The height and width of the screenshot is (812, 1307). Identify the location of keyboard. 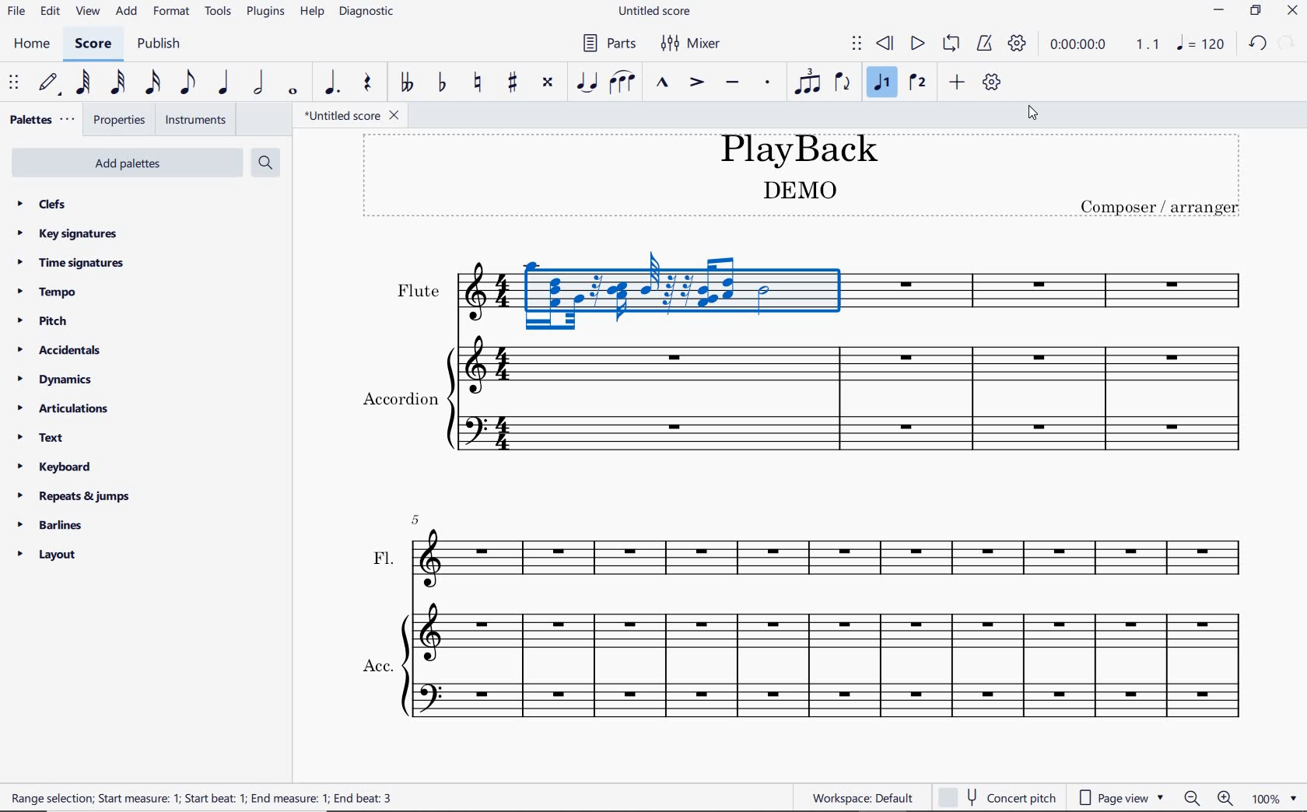
(55, 467).